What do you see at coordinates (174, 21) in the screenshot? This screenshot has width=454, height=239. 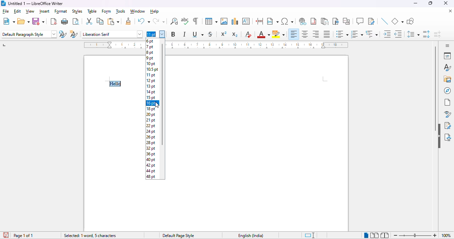 I see `find and replace` at bounding box center [174, 21].